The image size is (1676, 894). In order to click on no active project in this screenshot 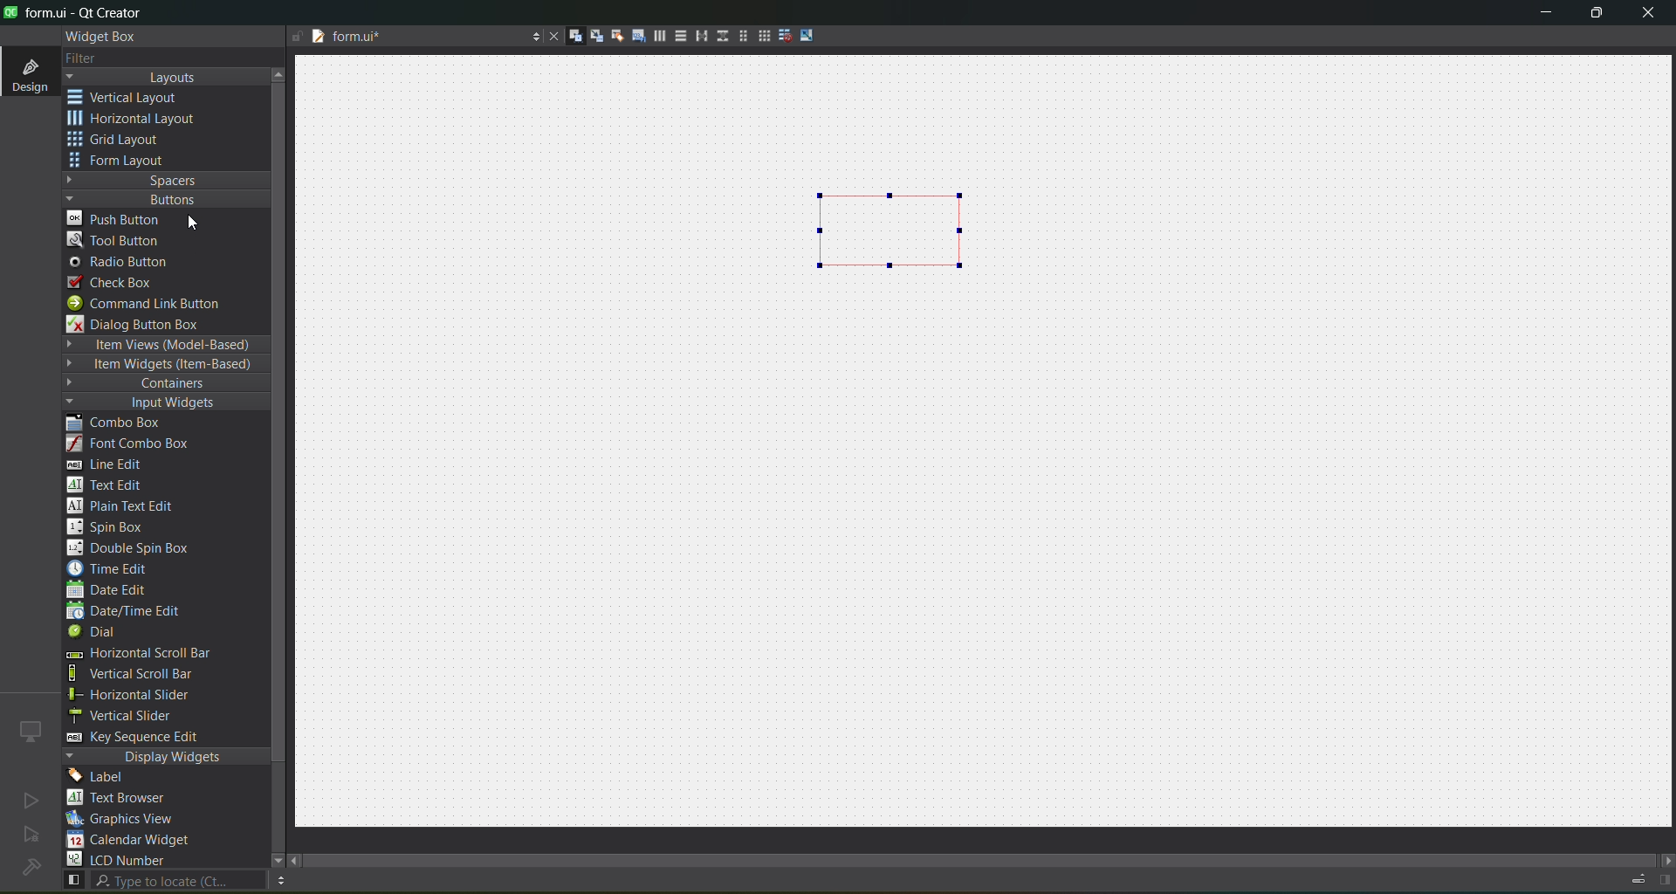, I will do `click(31, 800)`.